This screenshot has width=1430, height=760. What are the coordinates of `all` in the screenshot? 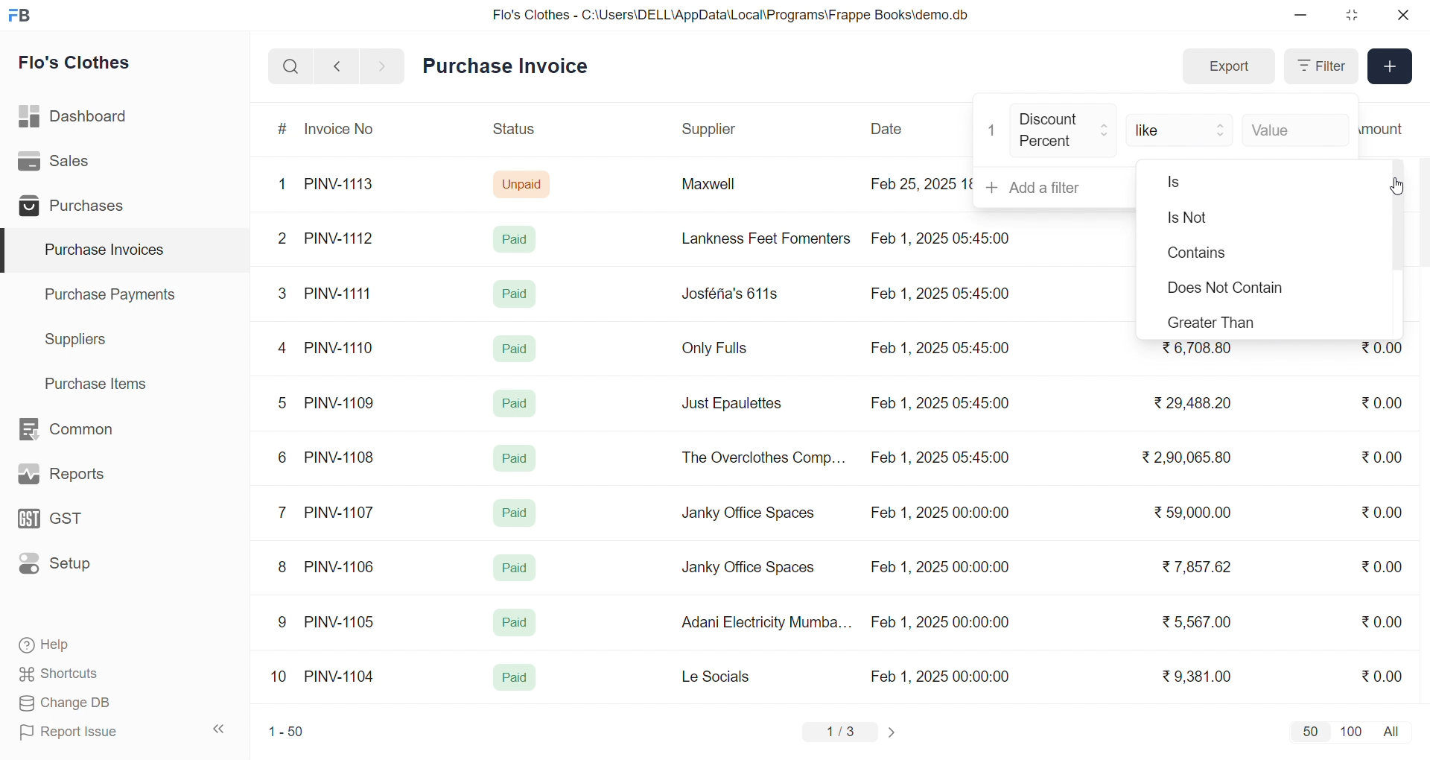 It's located at (1394, 730).